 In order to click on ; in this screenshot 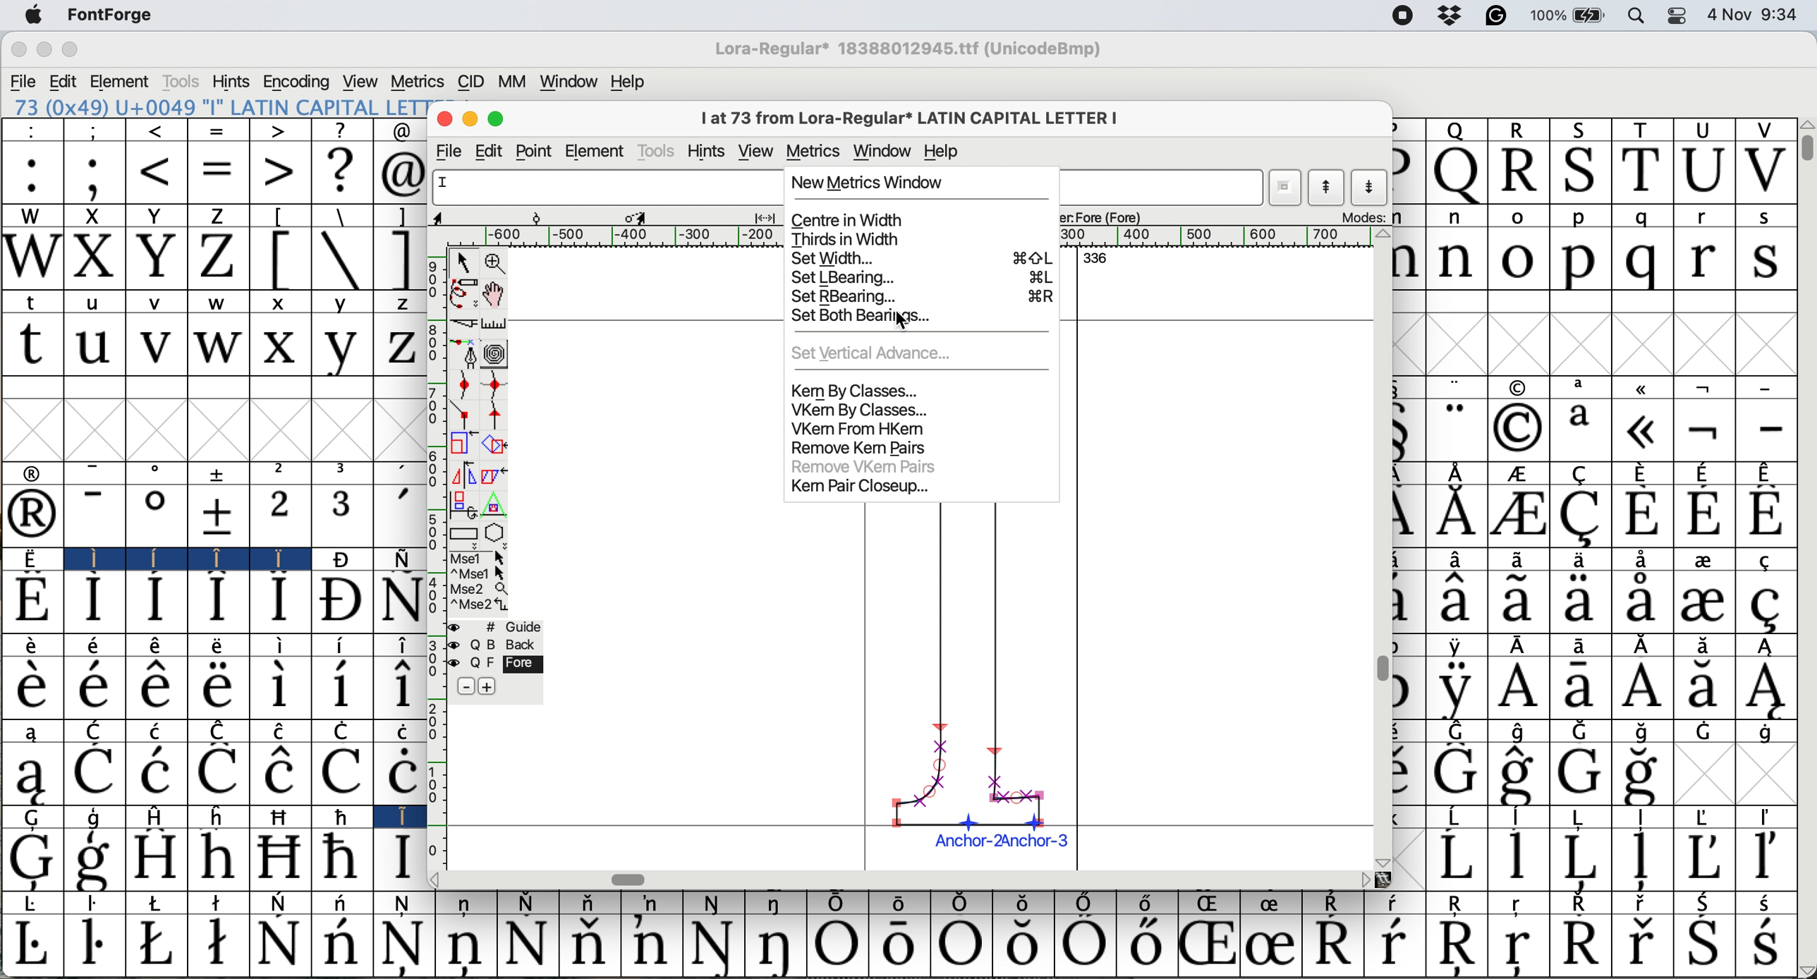, I will do `click(95, 176)`.